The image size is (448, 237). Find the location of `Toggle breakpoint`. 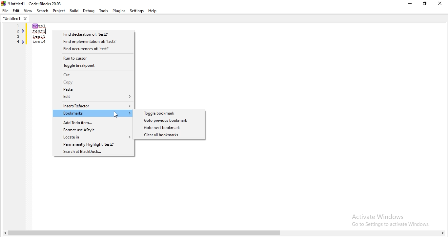

Toggle breakpoint is located at coordinates (93, 65).